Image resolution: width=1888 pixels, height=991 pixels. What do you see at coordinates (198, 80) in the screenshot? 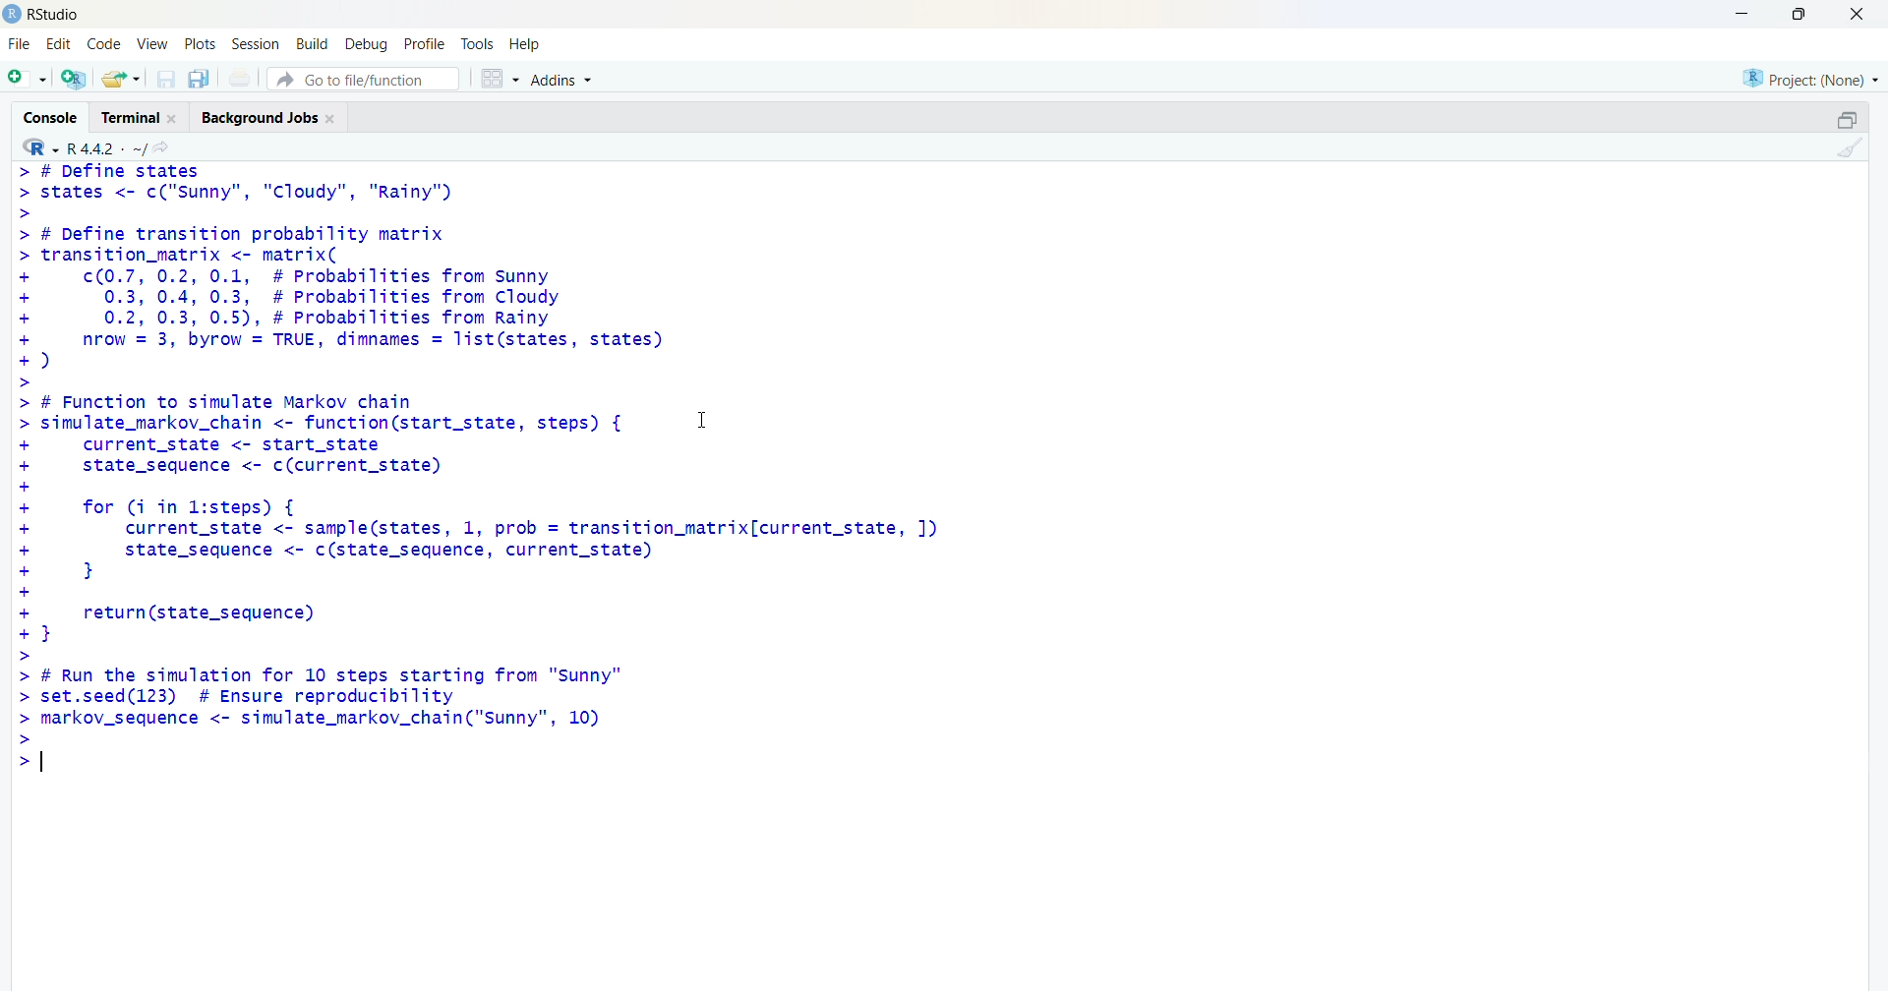
I see `save all open document` at bounding box center [198, 80].